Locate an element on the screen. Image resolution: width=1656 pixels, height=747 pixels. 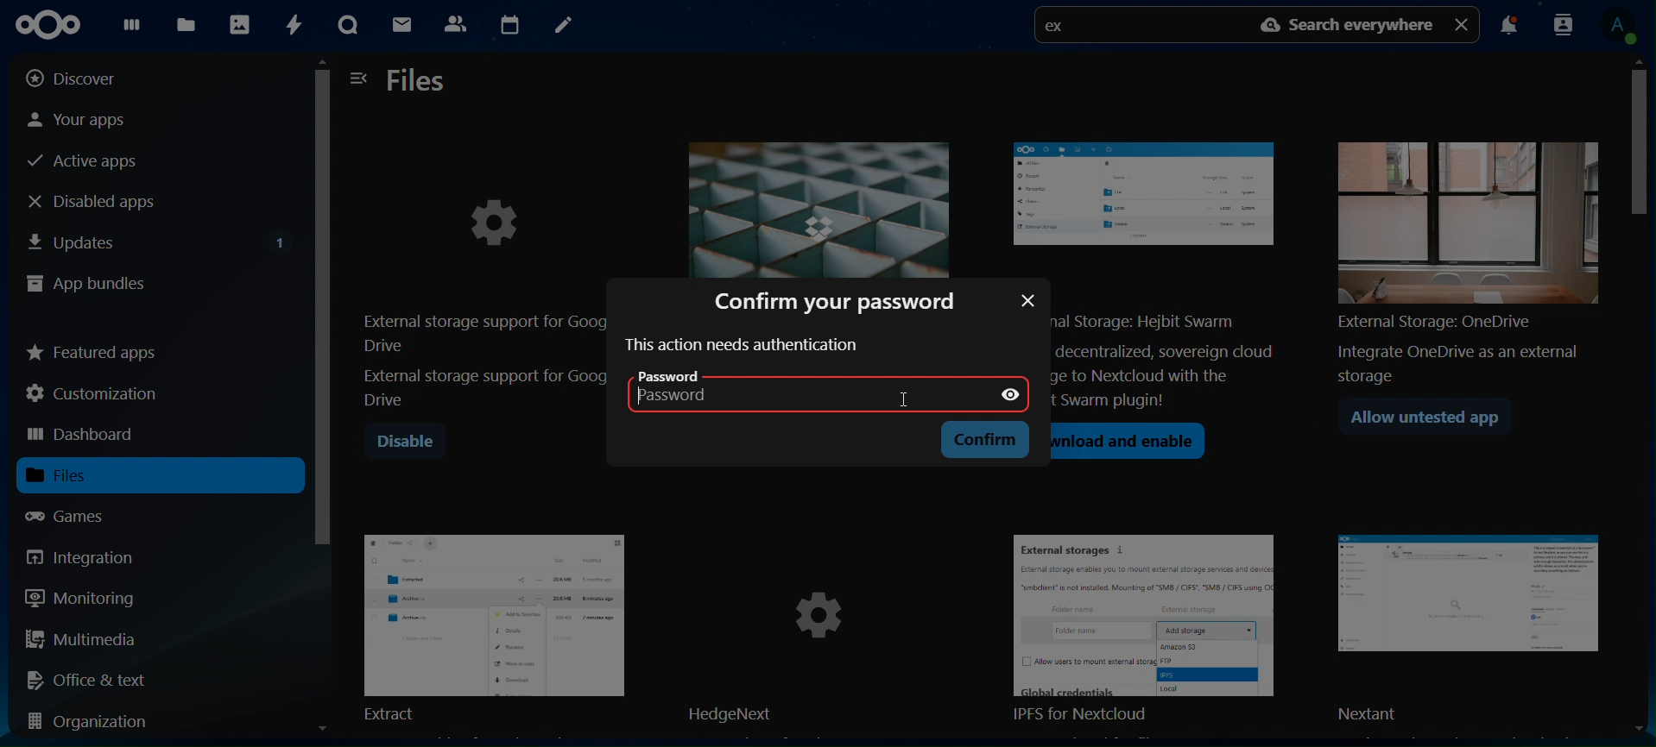
discover is located at coordinates (85, 78).